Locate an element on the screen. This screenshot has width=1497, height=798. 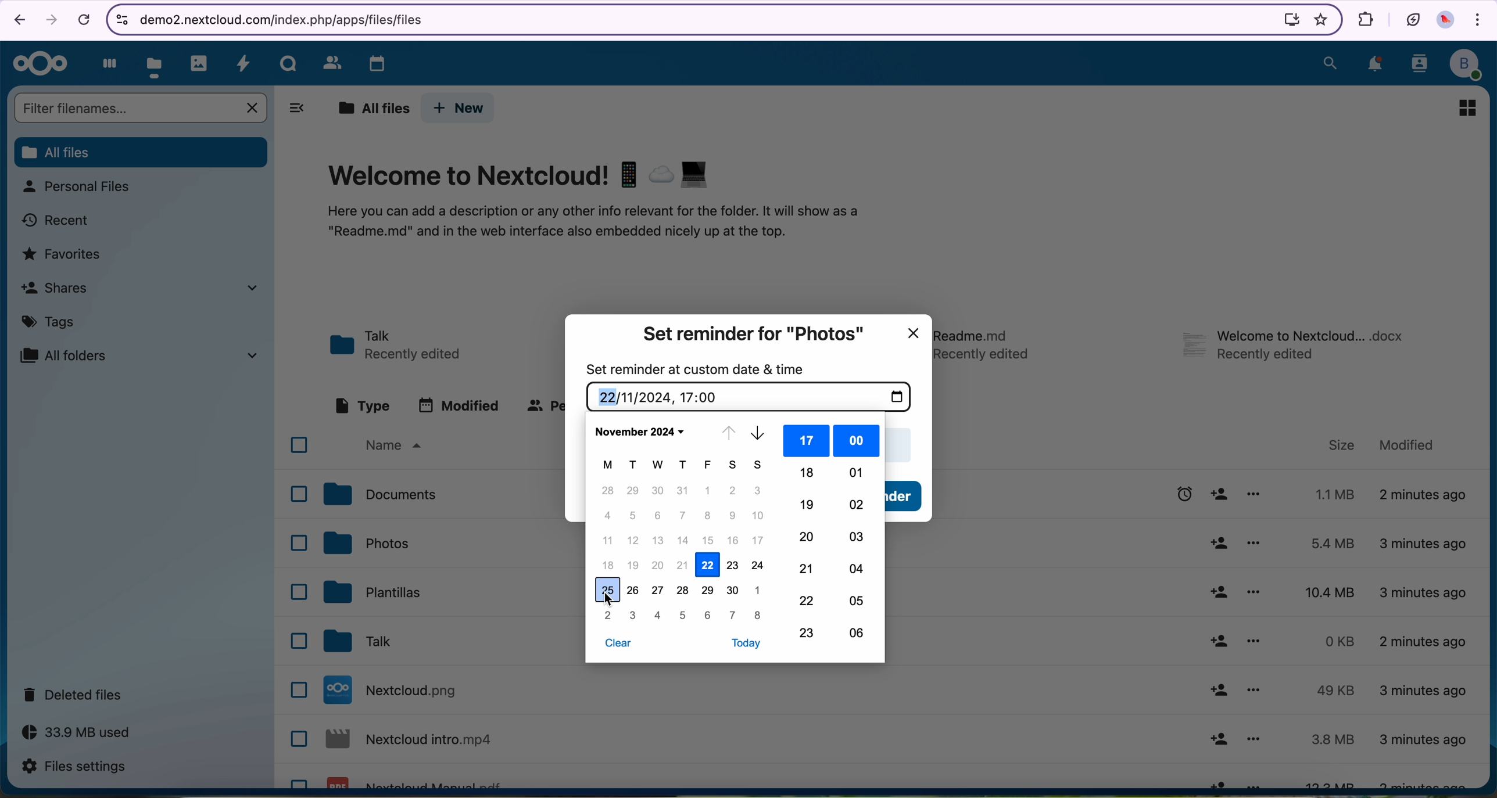
Thursday is located at coordinates (684, 464).